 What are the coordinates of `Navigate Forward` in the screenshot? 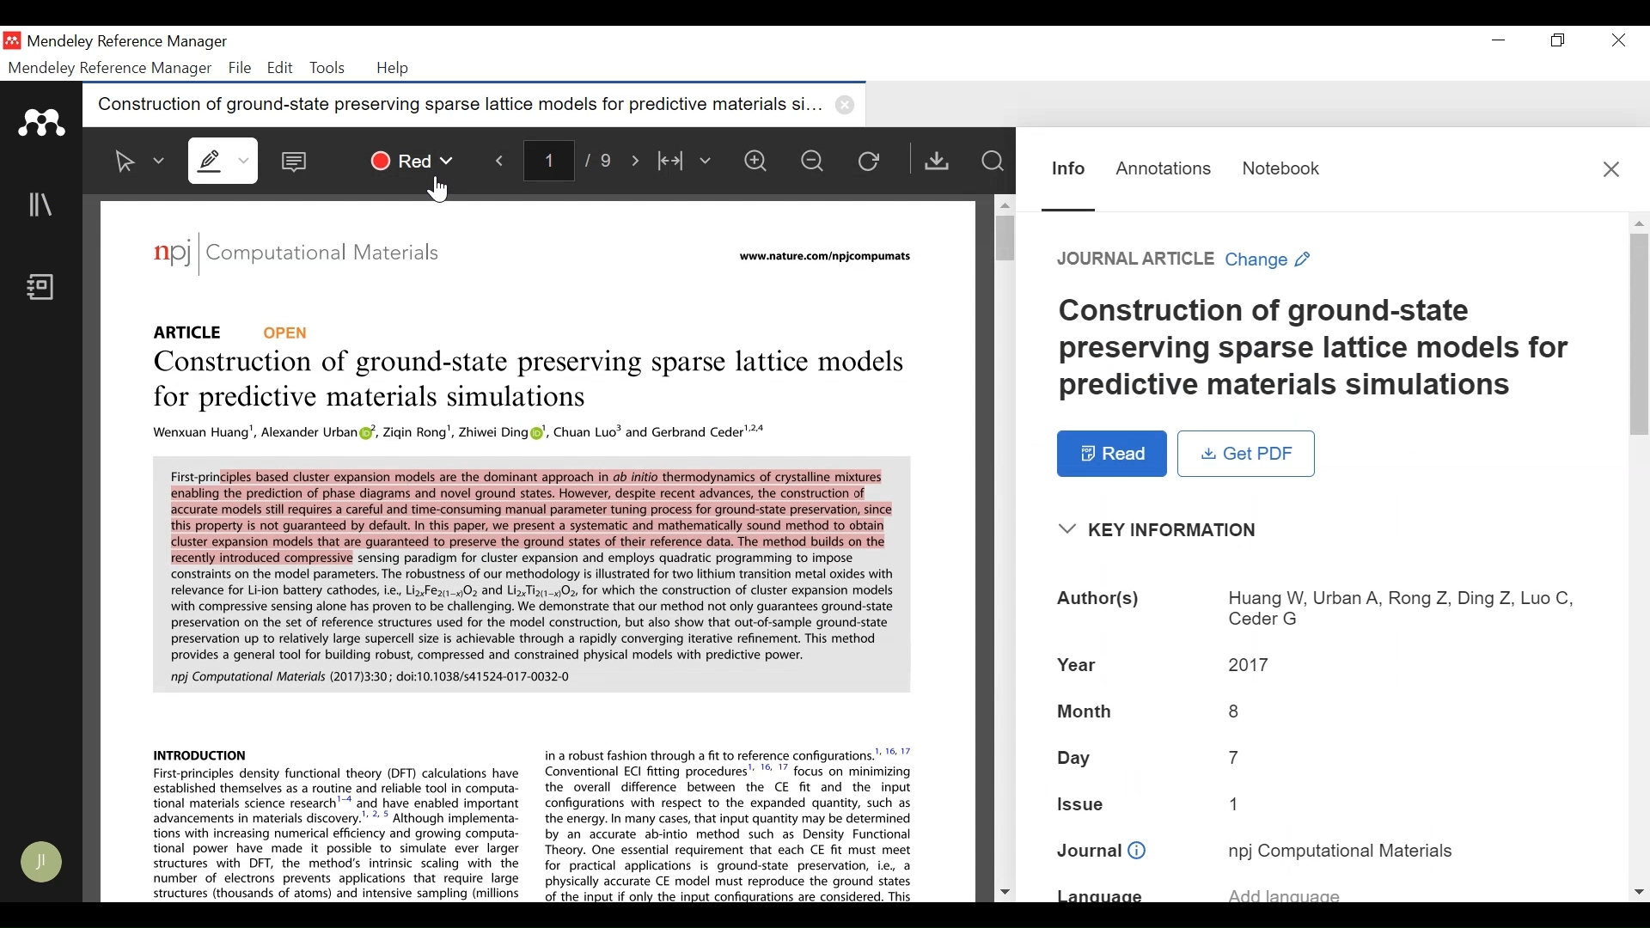 It's located at (635, 161).